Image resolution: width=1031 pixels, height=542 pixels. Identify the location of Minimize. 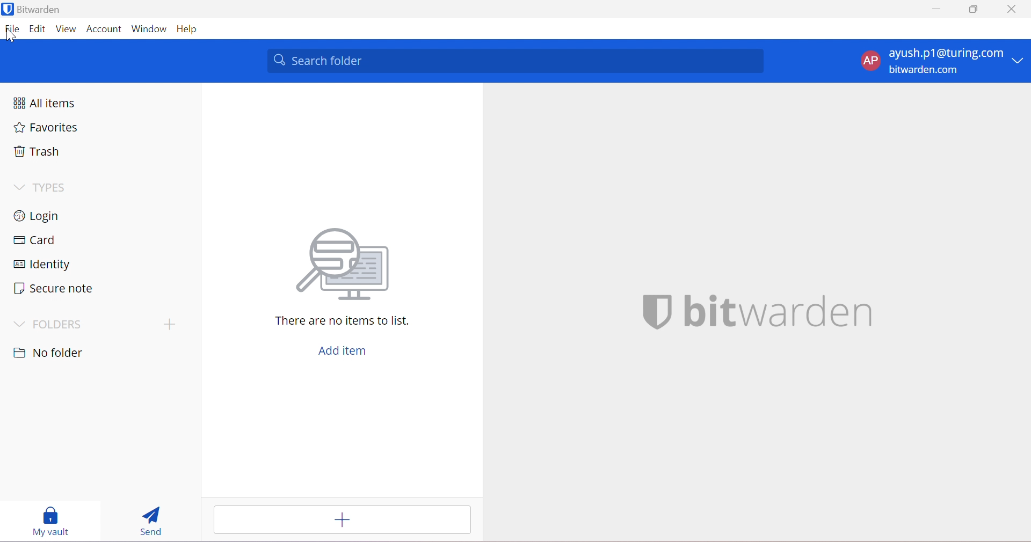
(936, 8).